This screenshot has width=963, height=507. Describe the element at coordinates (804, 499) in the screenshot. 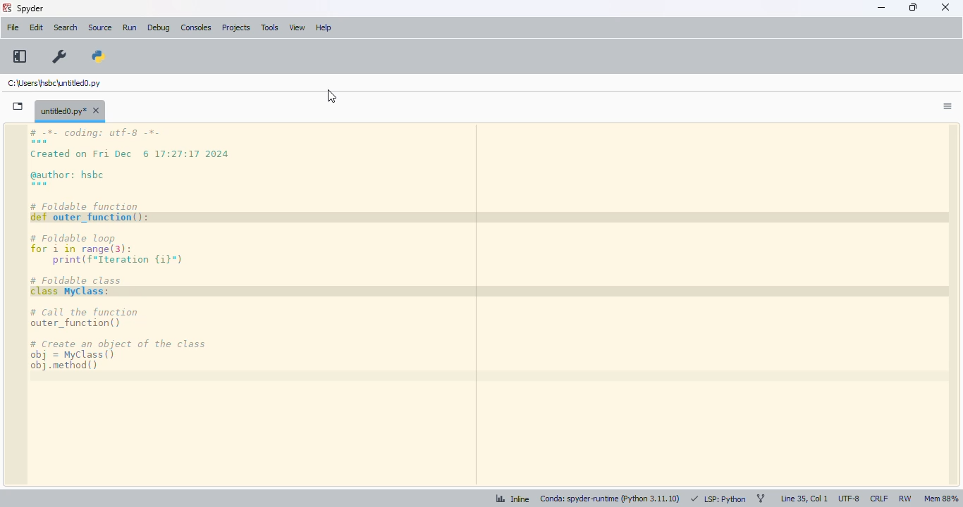

I see `line 35, col 1` at that location.